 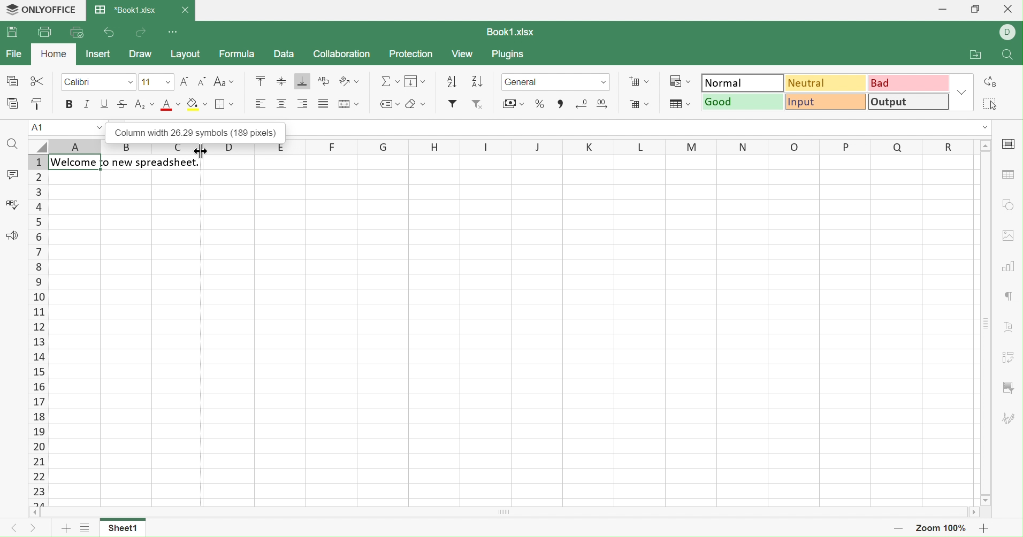 What do you see at coordinates (186, 9) in the screenshot?
I see `Close` at bounding box center [186, 9].